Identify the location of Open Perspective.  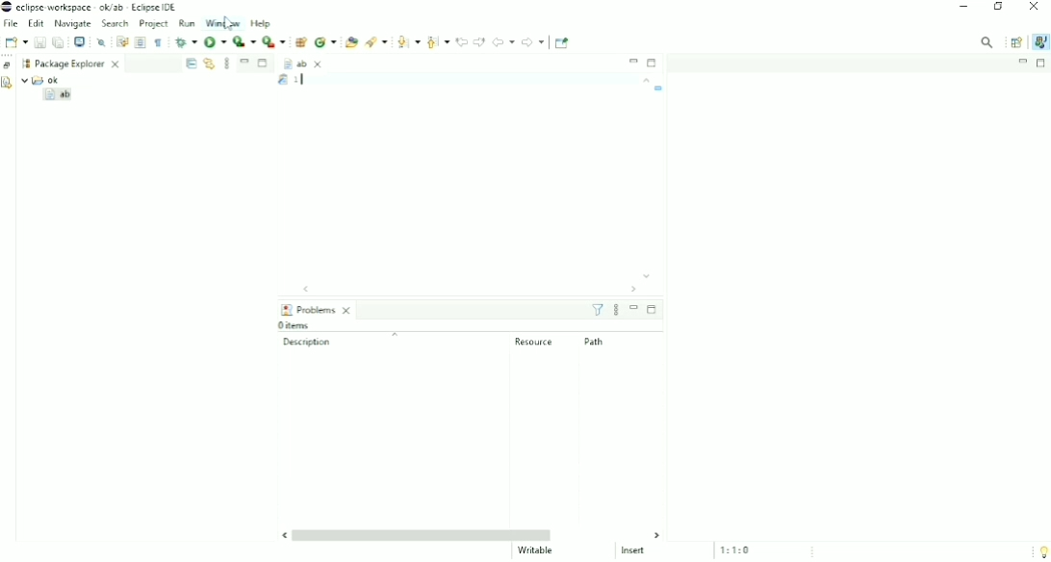
(1015, 42).